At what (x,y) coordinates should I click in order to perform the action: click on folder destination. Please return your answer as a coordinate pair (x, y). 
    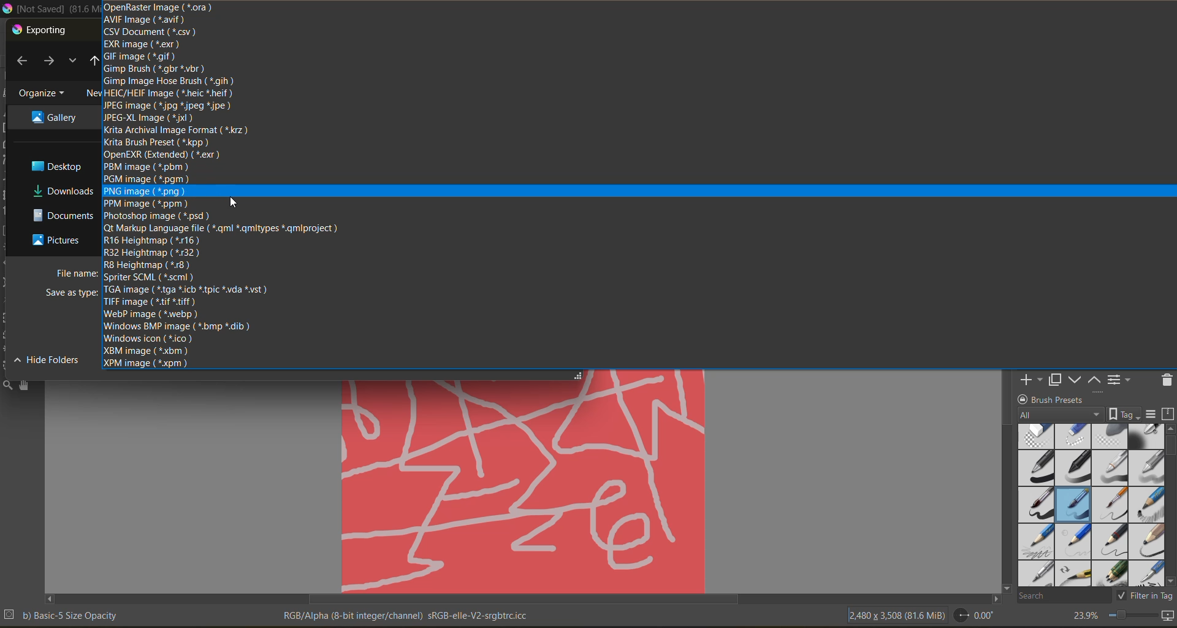
    Looking at the image, I should click on (60, 240).